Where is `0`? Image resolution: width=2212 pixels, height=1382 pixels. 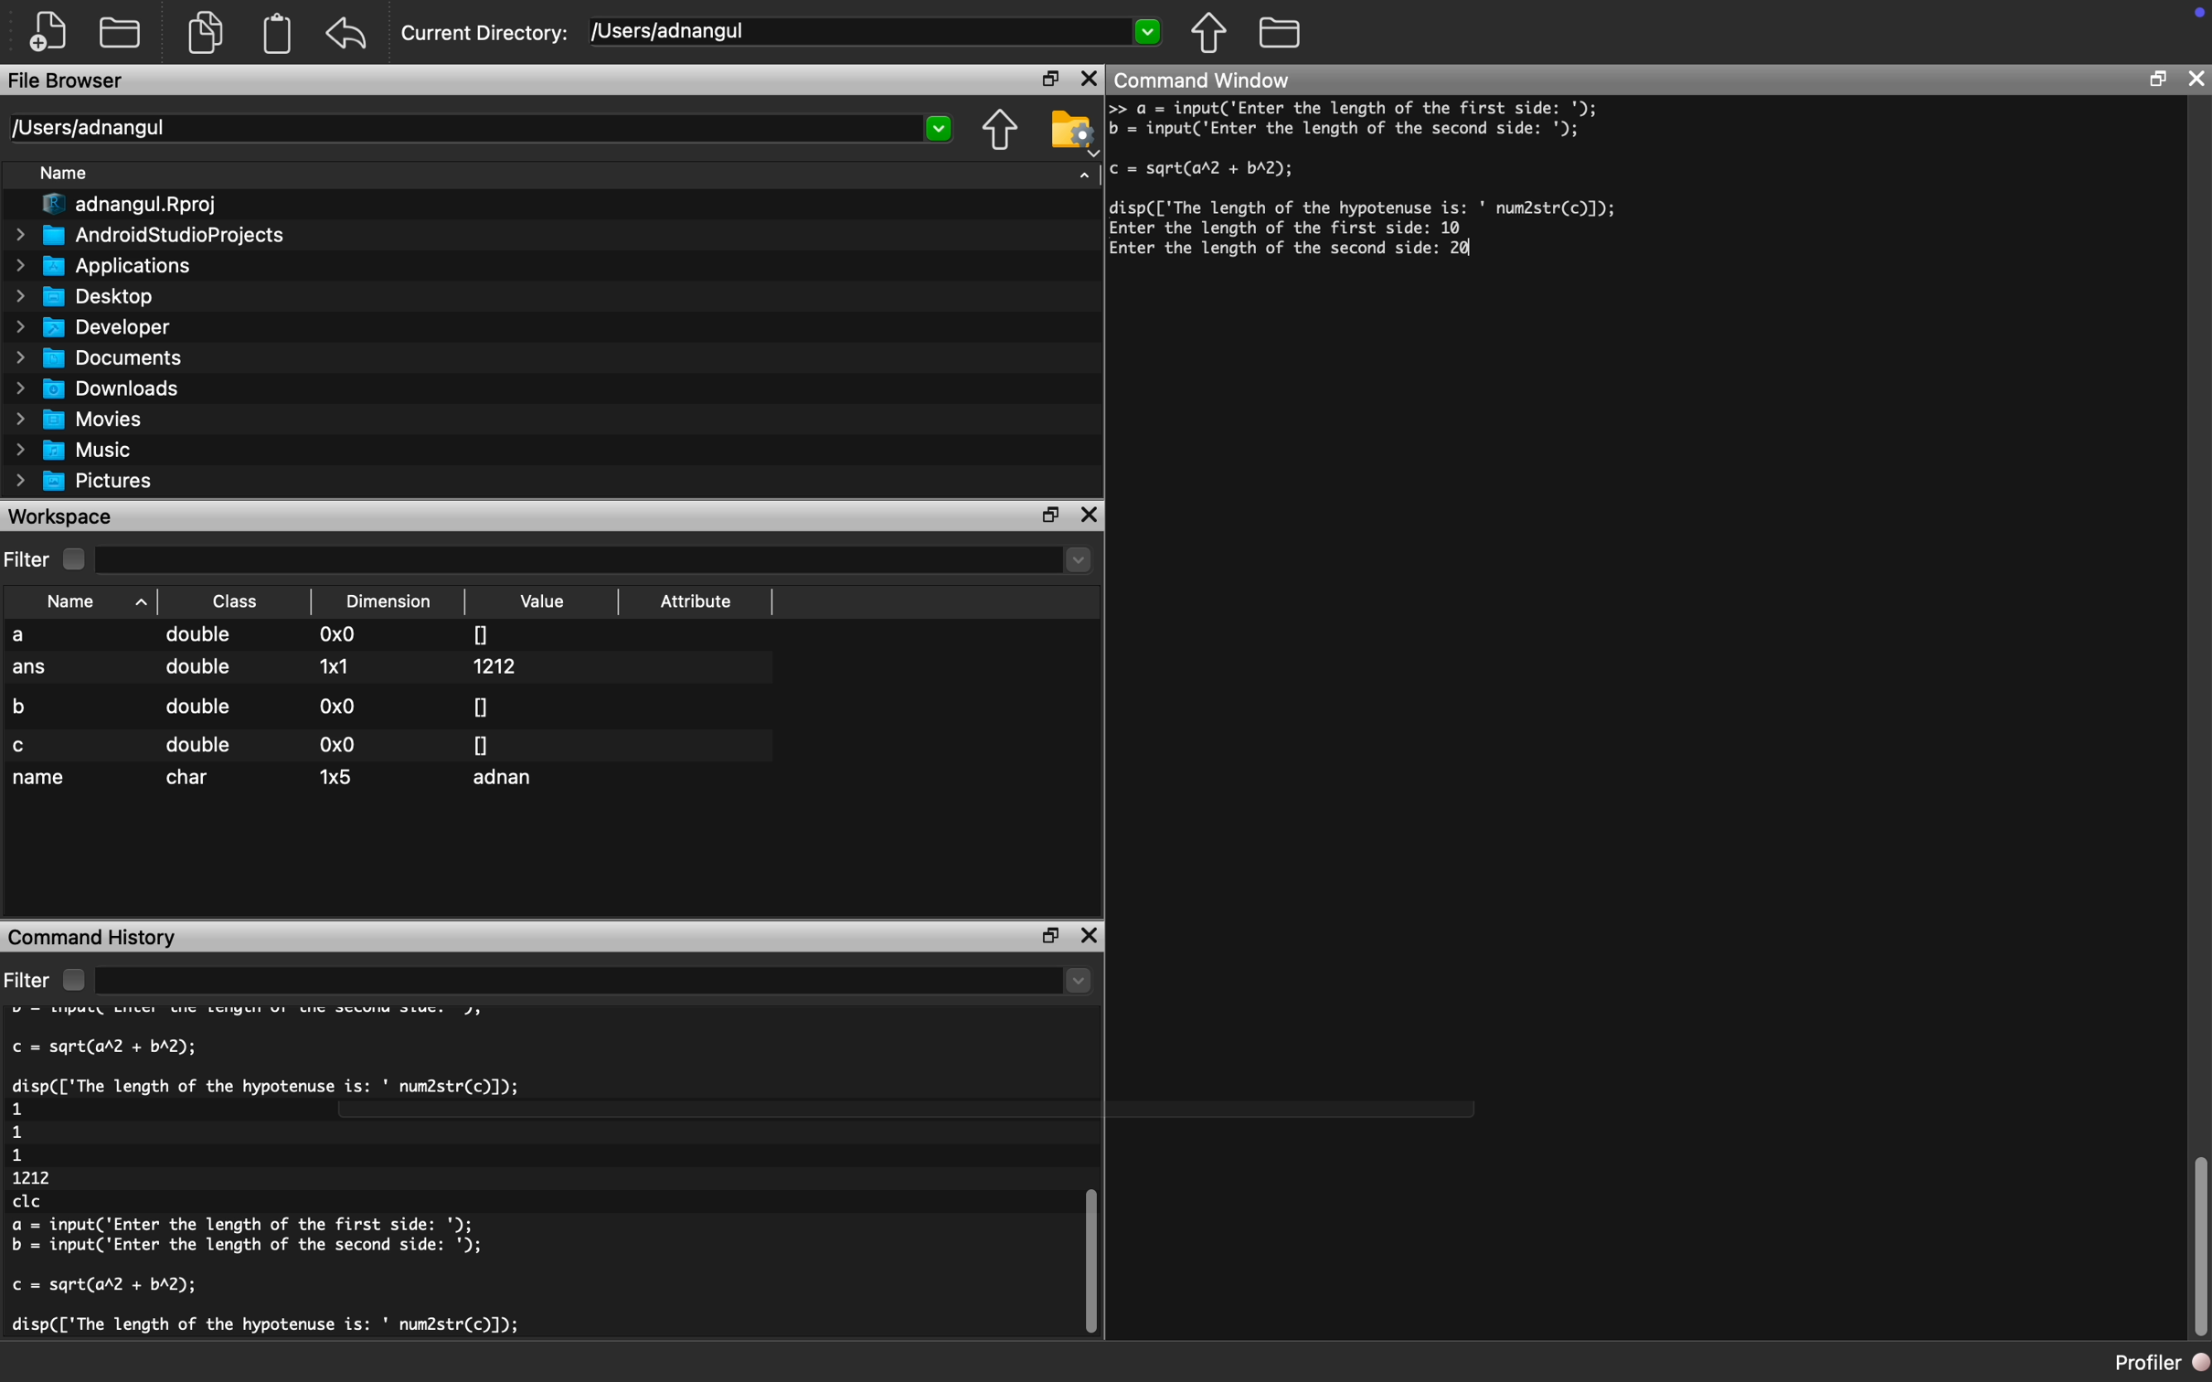 0 is located at coordinates (482, 744).